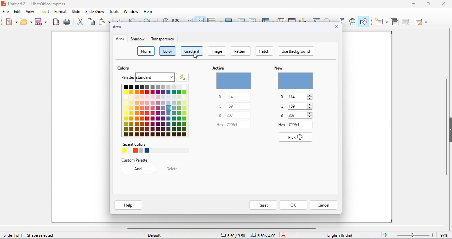 The height and width of the screenshot is (239, 452). What do you see at coordinates (215, 126) in the screenshot?
I see `hex` at bounding box center [215, 126].